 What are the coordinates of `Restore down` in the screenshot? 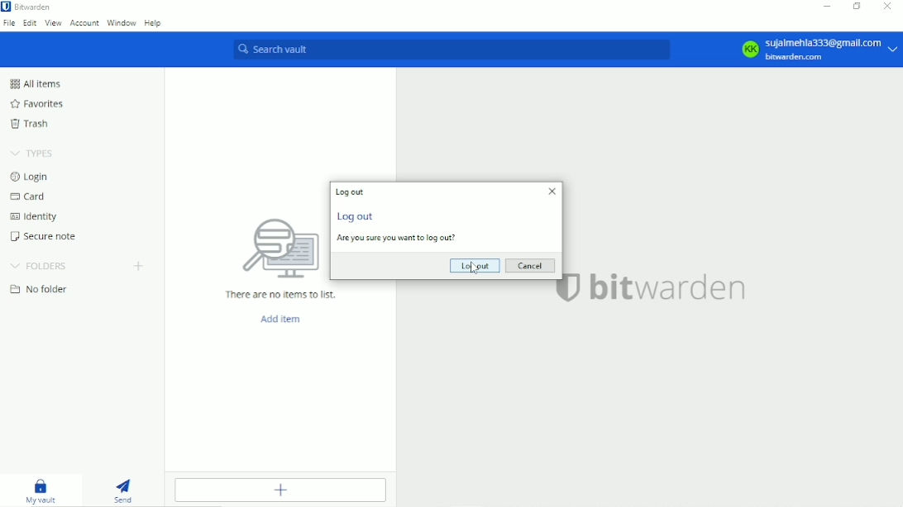 It's located at (858, 7).